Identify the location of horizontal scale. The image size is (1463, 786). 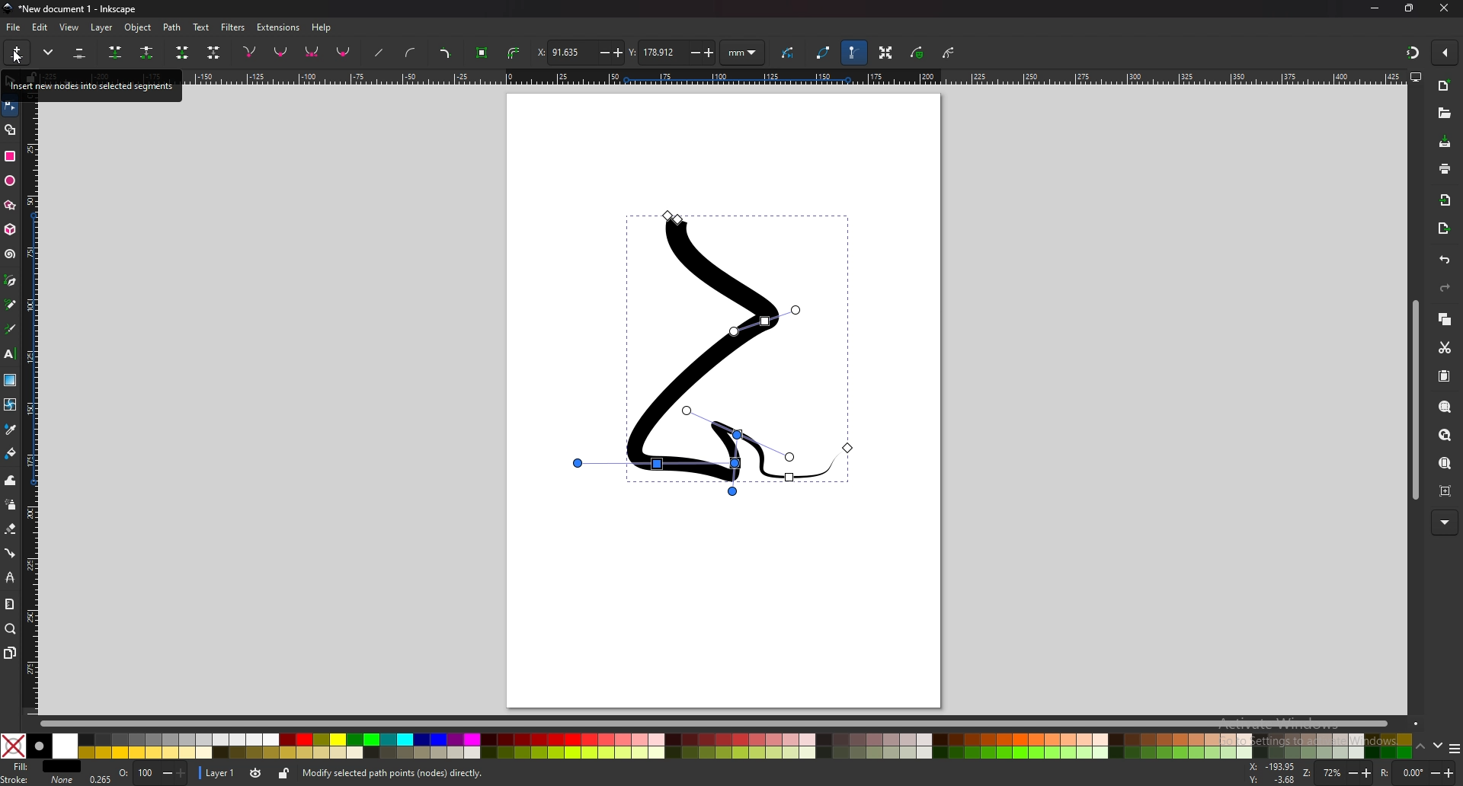
(793, 76).